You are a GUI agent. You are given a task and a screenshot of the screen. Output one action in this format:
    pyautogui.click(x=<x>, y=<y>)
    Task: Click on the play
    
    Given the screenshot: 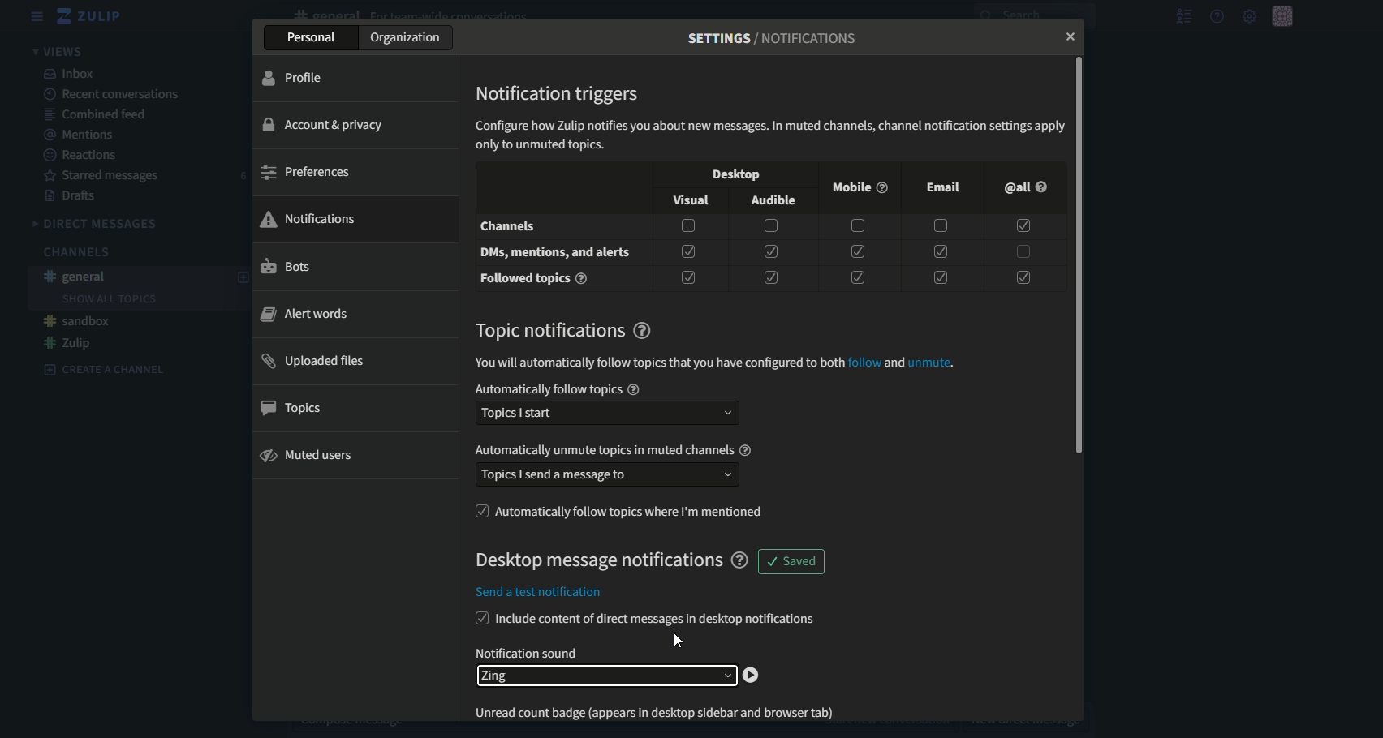 What is the action you would take?
    pyautogui.click(x=752, y=676)
    